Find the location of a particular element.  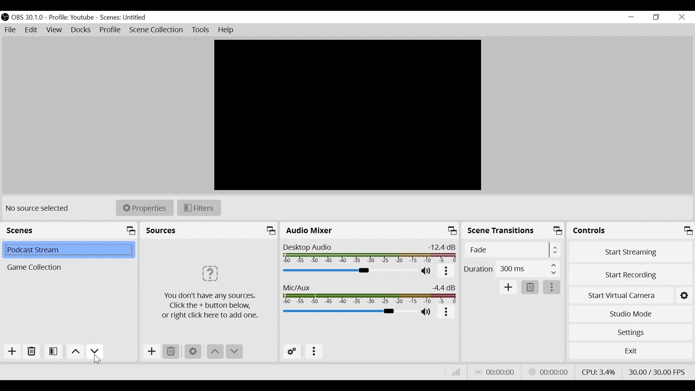

Audio Mixer is located at coordinates (370, 231).